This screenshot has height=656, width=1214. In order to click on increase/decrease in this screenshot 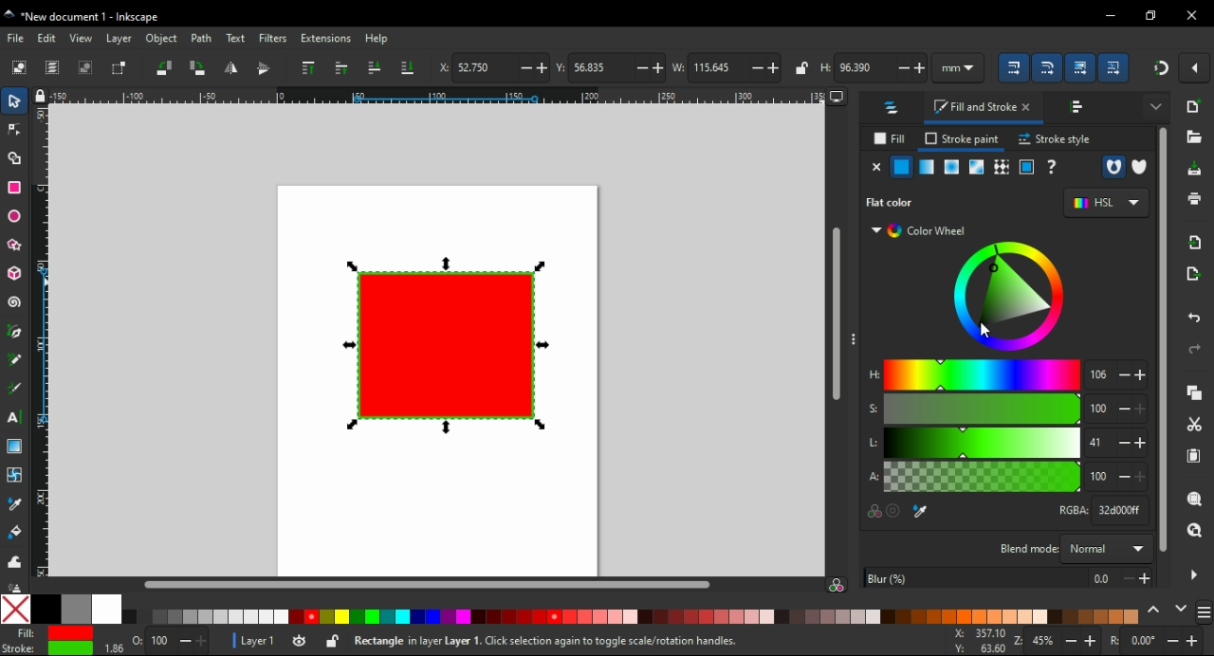, I will do `click(193, 641)`.